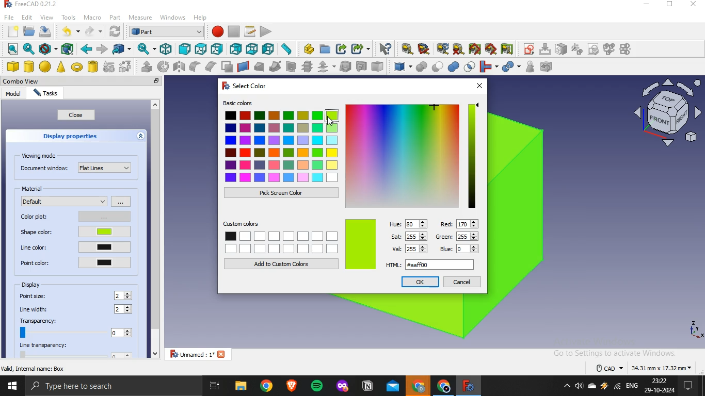 The image size is (705, 396). Describe the element at coordinates (76, 115) in the screenshot. I see `close` at that location.